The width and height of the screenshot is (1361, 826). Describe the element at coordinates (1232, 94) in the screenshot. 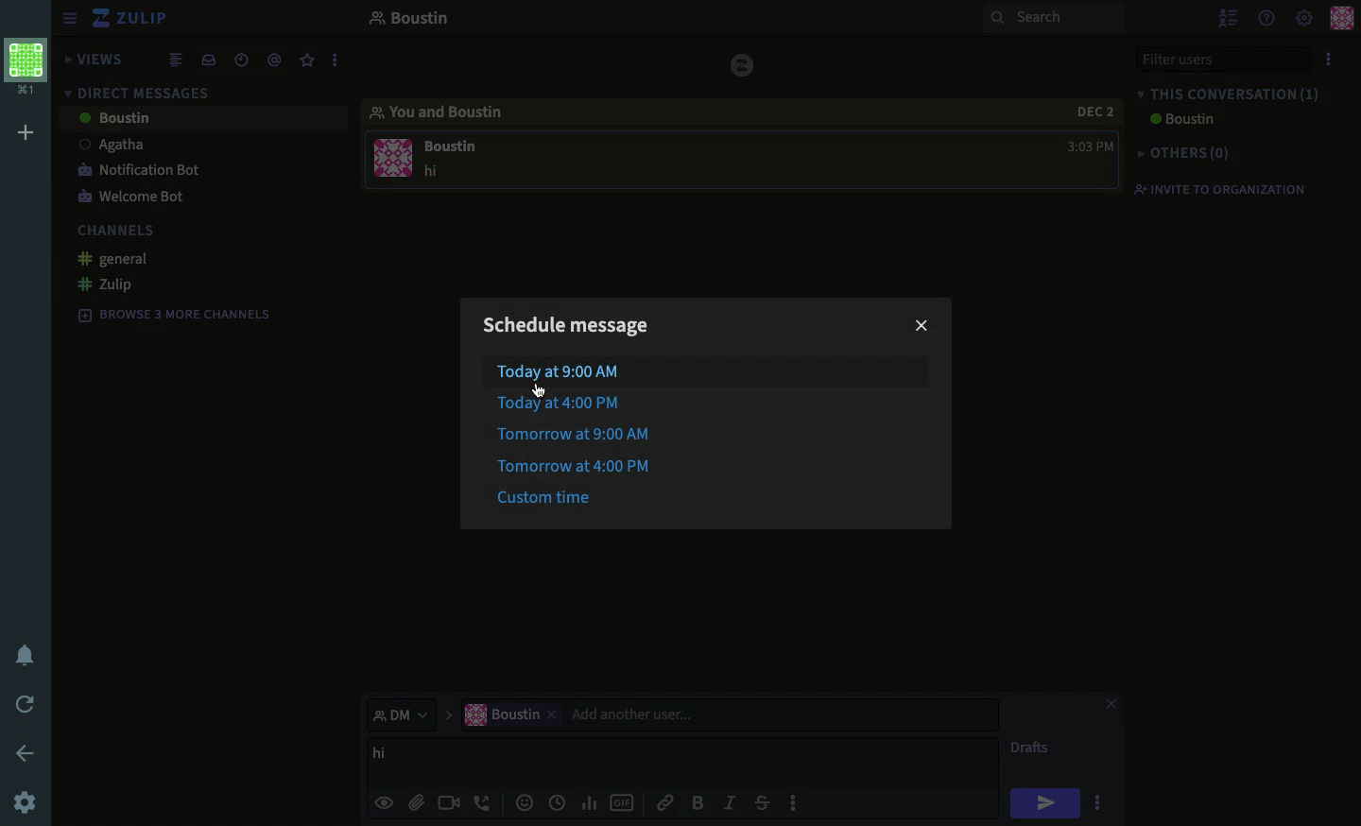

I see `this conversation` at that location.